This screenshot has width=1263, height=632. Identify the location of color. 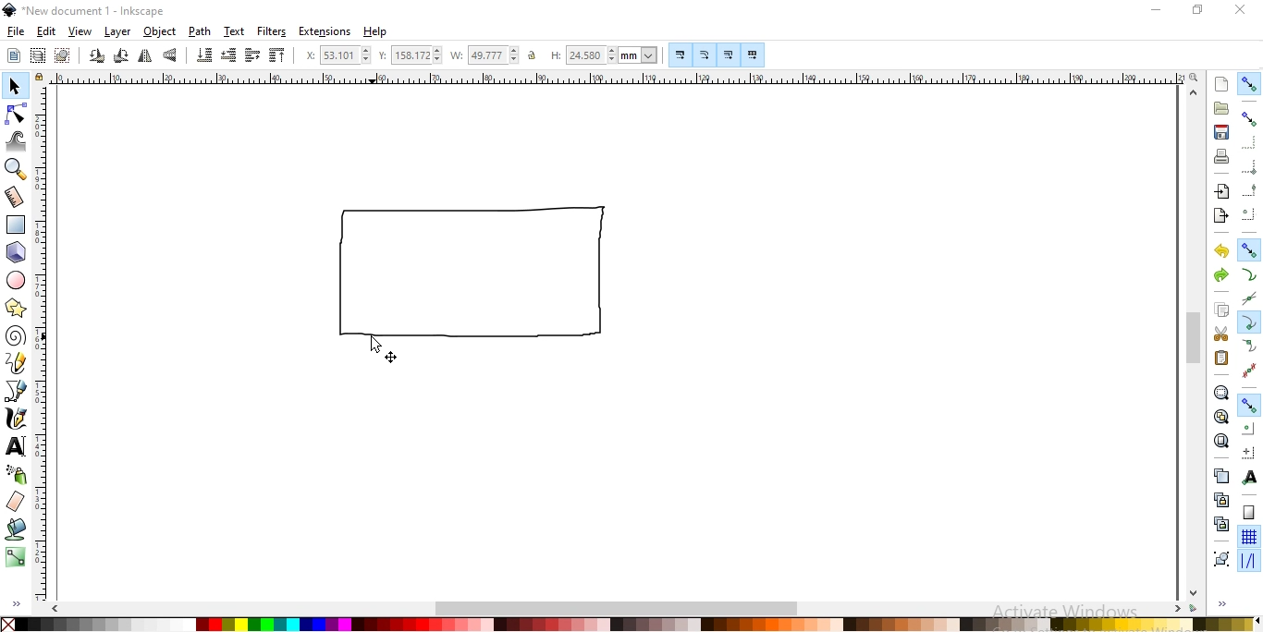
(628, 623).